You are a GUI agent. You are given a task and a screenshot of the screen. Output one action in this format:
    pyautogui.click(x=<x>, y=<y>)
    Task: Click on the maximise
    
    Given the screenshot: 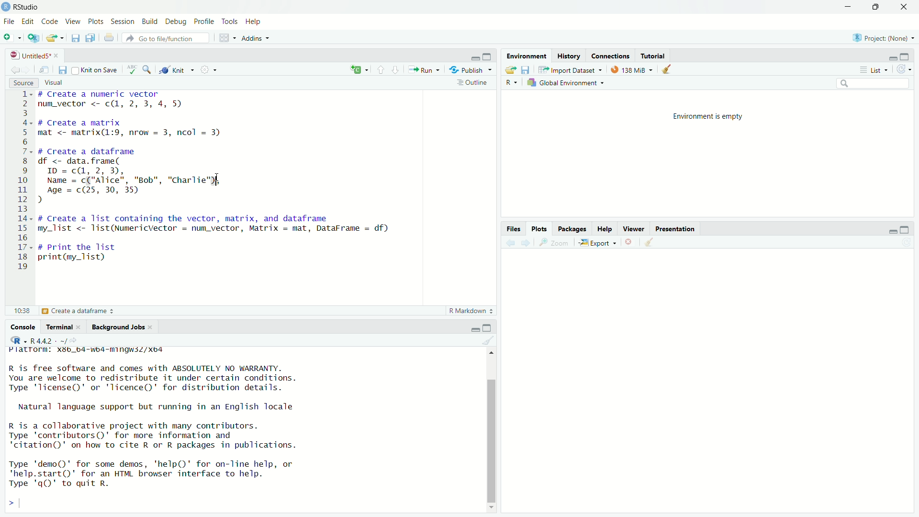 What is the action you would take?
    pyautogui.click(x=490, y=326)
    